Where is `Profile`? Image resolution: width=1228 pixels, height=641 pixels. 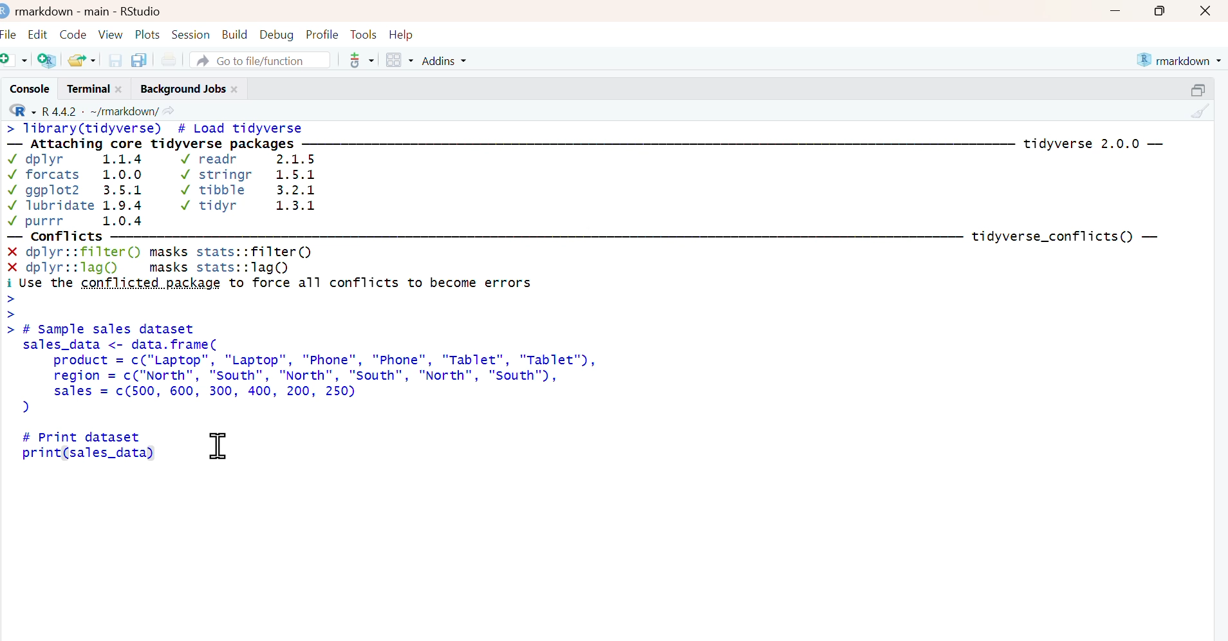 Profile is located at coordinates (322, 33).